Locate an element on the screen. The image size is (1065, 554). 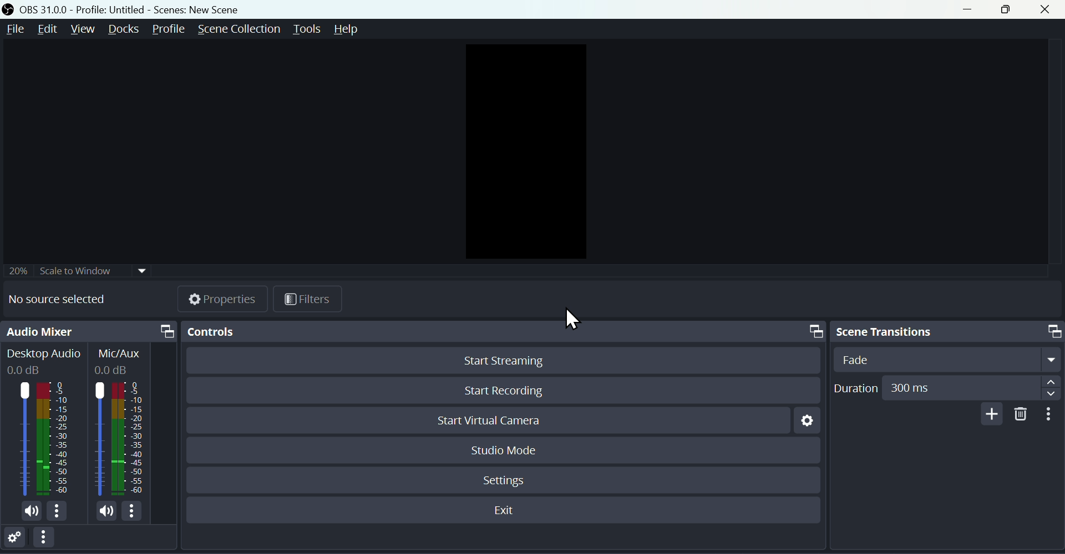
Docks is located at coordinates (125, 30).